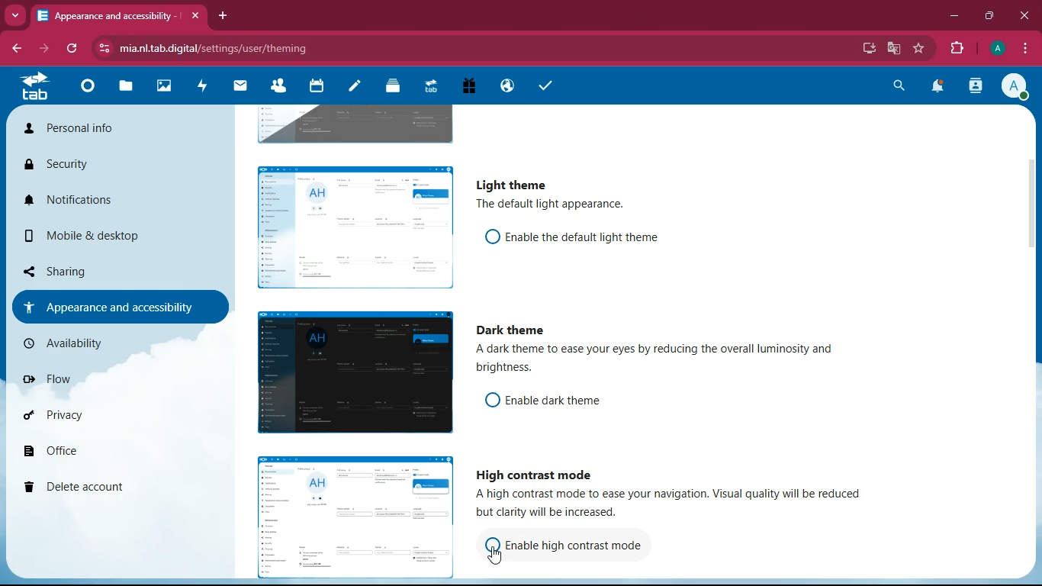  Describe the element at coordinates (542, 85) in the screenshot. I see `task` at that location.